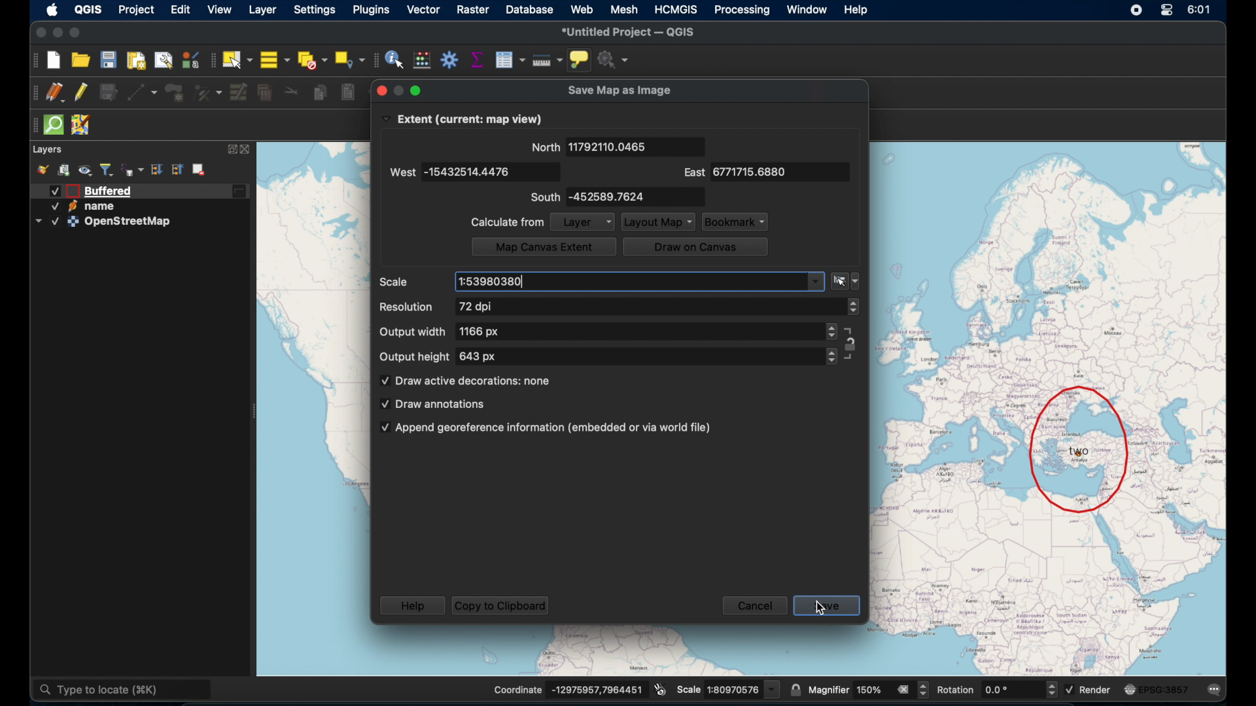 Image resolution: width=1256 pixels, height=706 pixels. Describe the element at coordinates (413, 332) in the screenshot. I see `output width` at that location.